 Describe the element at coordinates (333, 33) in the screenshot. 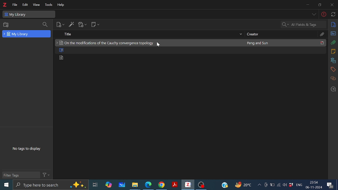

I see `Abstract` at that location.